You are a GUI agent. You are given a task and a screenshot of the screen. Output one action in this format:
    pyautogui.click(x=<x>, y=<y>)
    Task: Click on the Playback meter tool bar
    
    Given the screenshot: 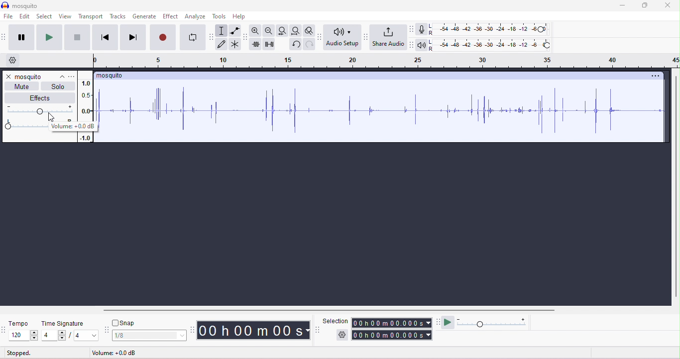 What is the action you would take?
    pyautogui.click(x=411, y=45)
    